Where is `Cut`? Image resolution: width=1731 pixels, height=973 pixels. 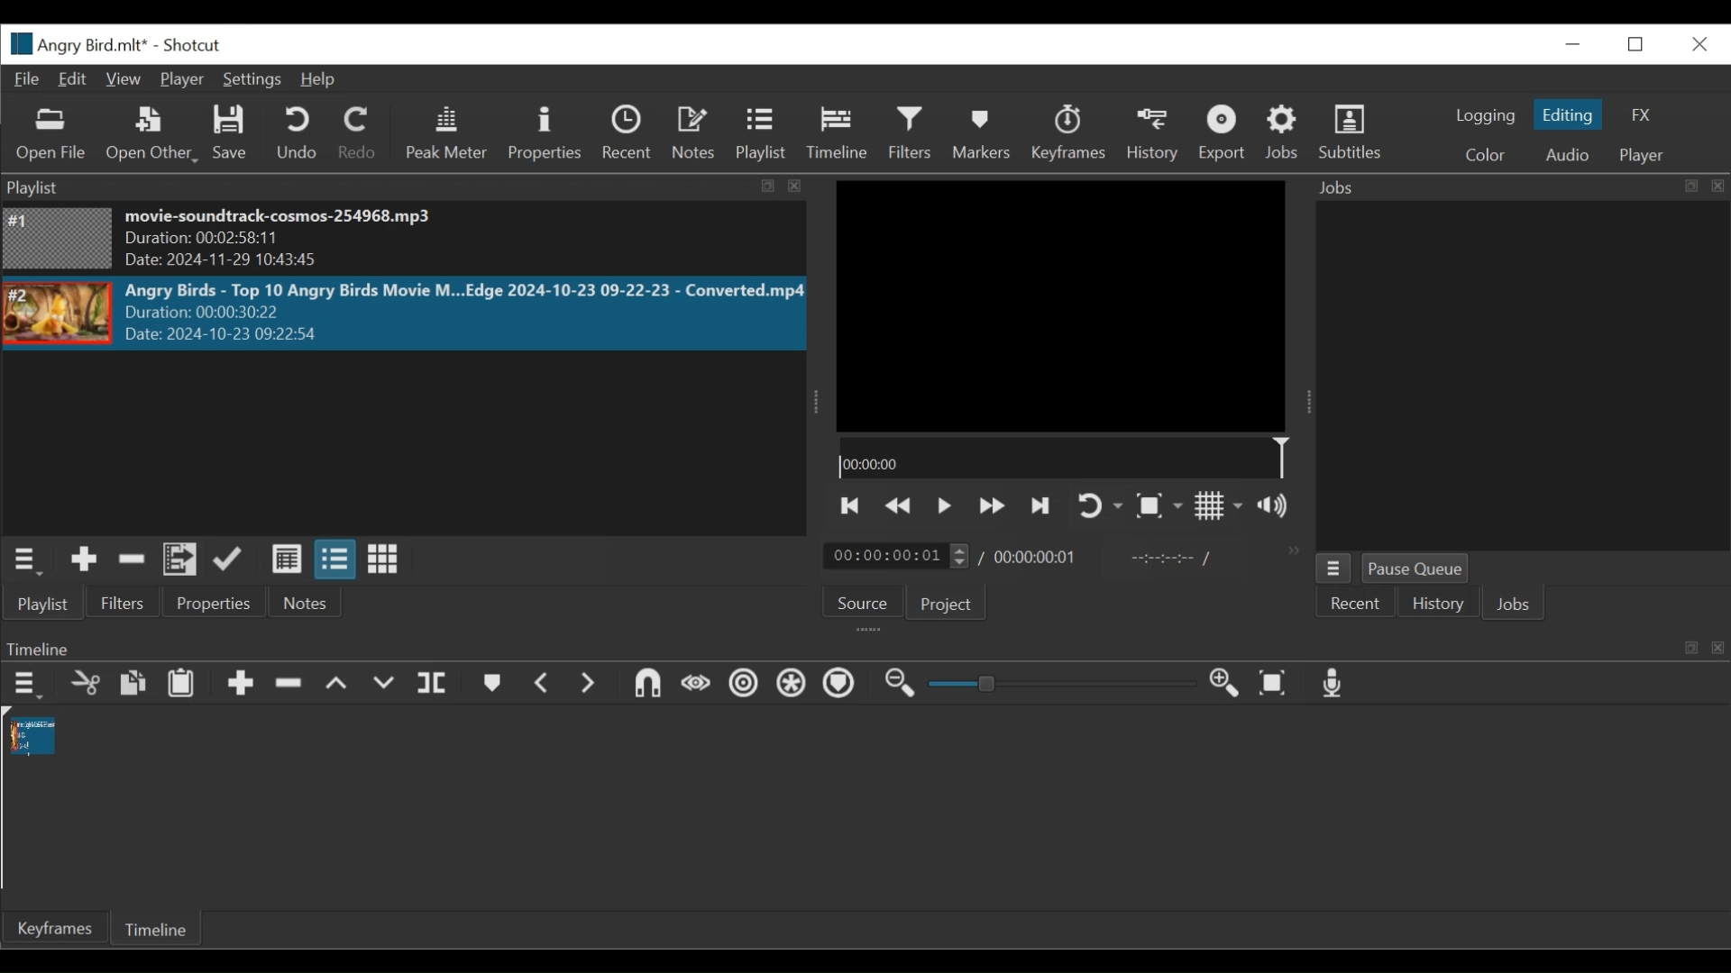
Cut is located at coordinates (85, 684).